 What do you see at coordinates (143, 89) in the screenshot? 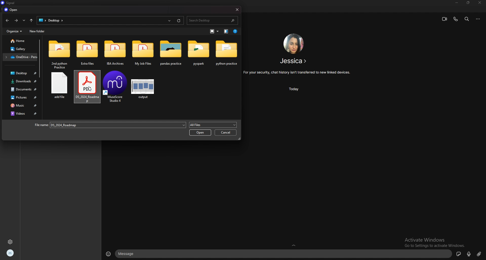
I see `file` at bounding box center [143, 89].